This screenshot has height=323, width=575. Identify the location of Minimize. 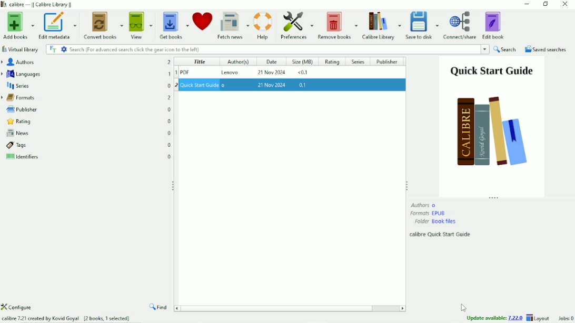
(527, 4).